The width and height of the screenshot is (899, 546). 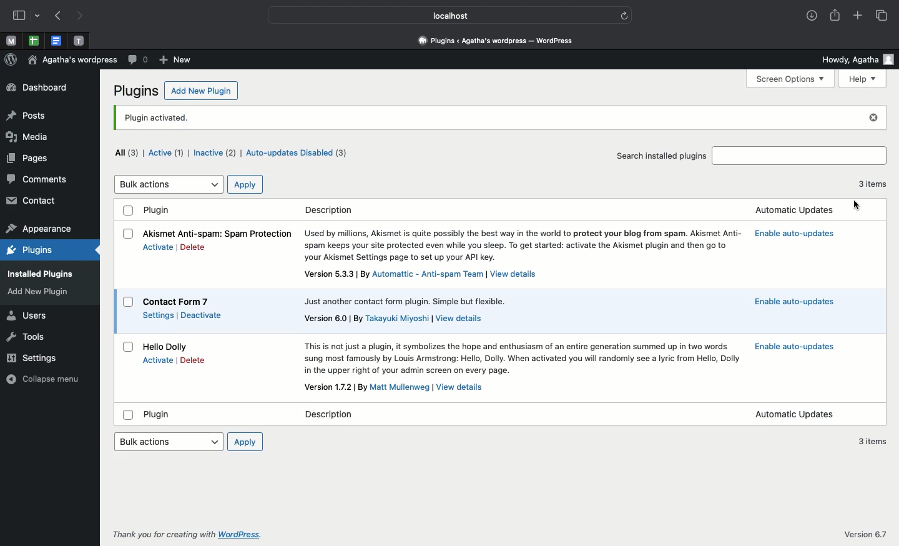 What do you see at coordinates (493, 42) in the screenshot?
I see `Dashboard` at bounding box center [493, 42].